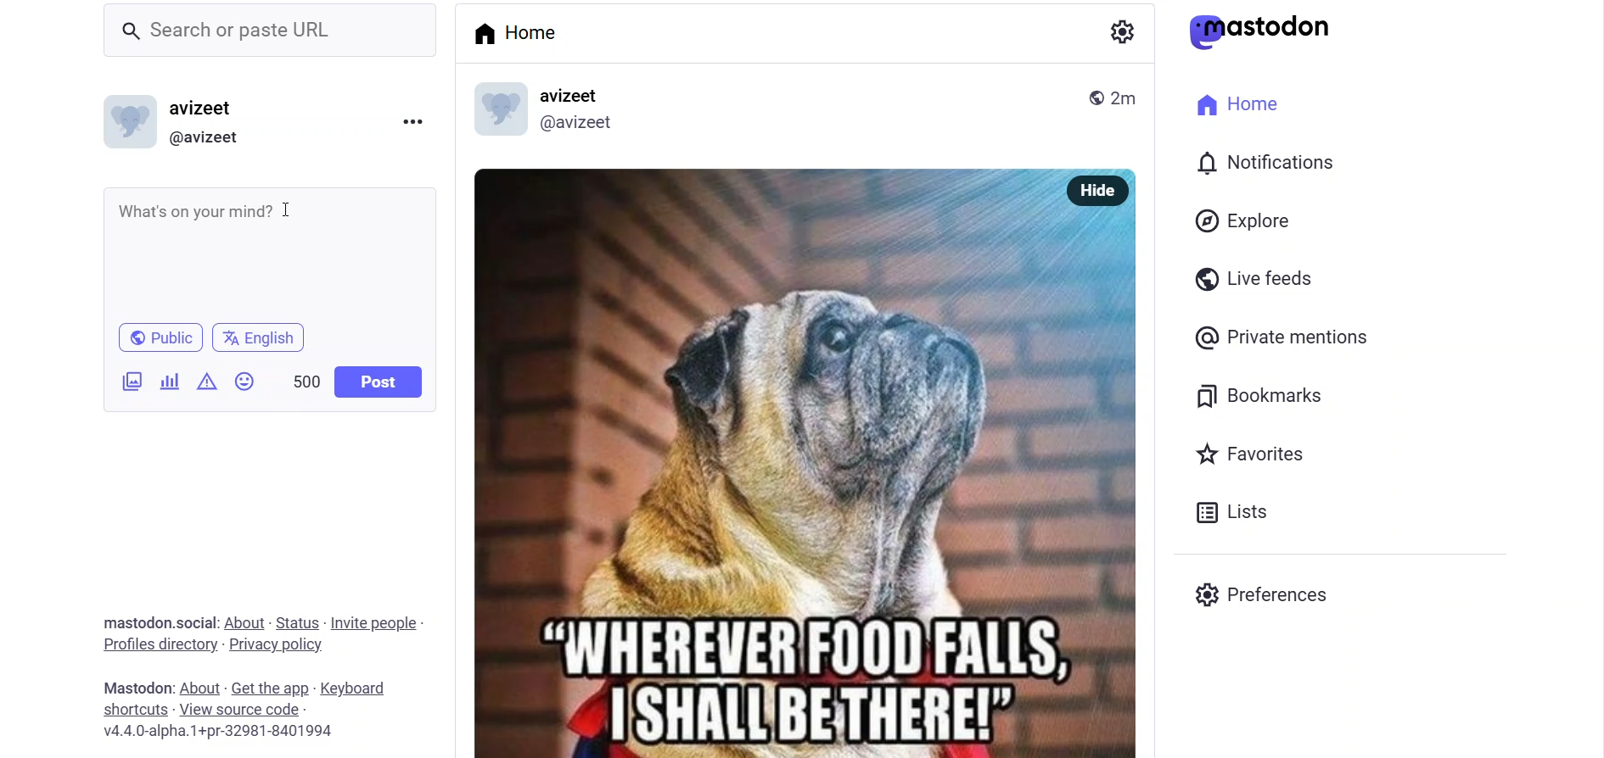  I want to click on content warning, so click(209, 382).